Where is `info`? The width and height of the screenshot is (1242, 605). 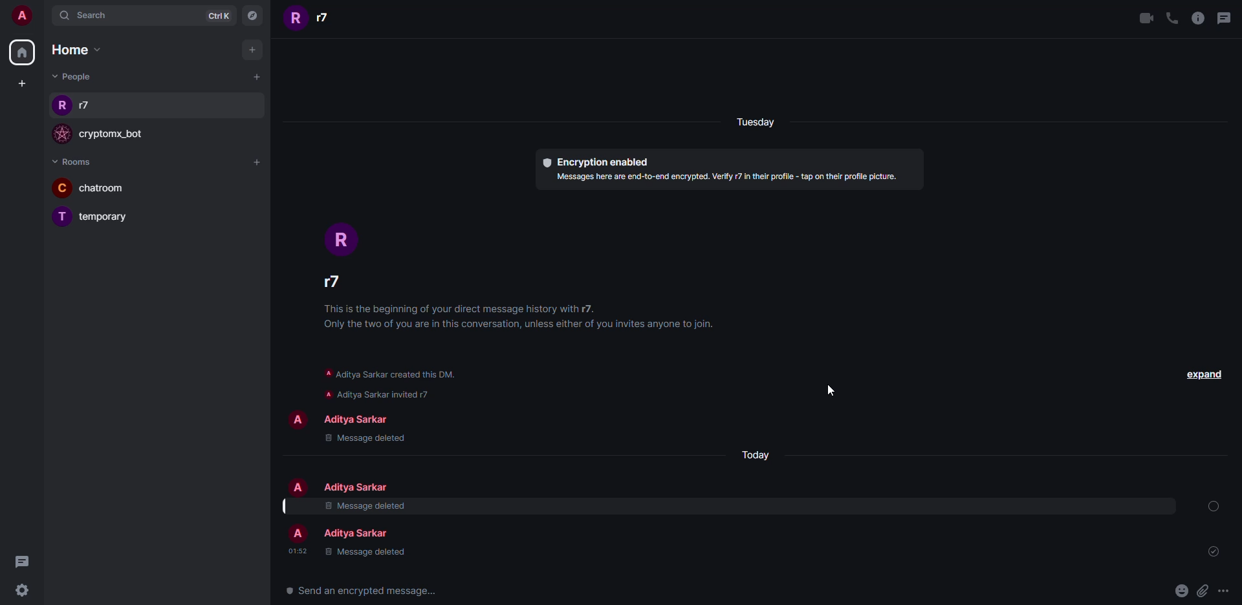
info is located at coordinates (527, 318).